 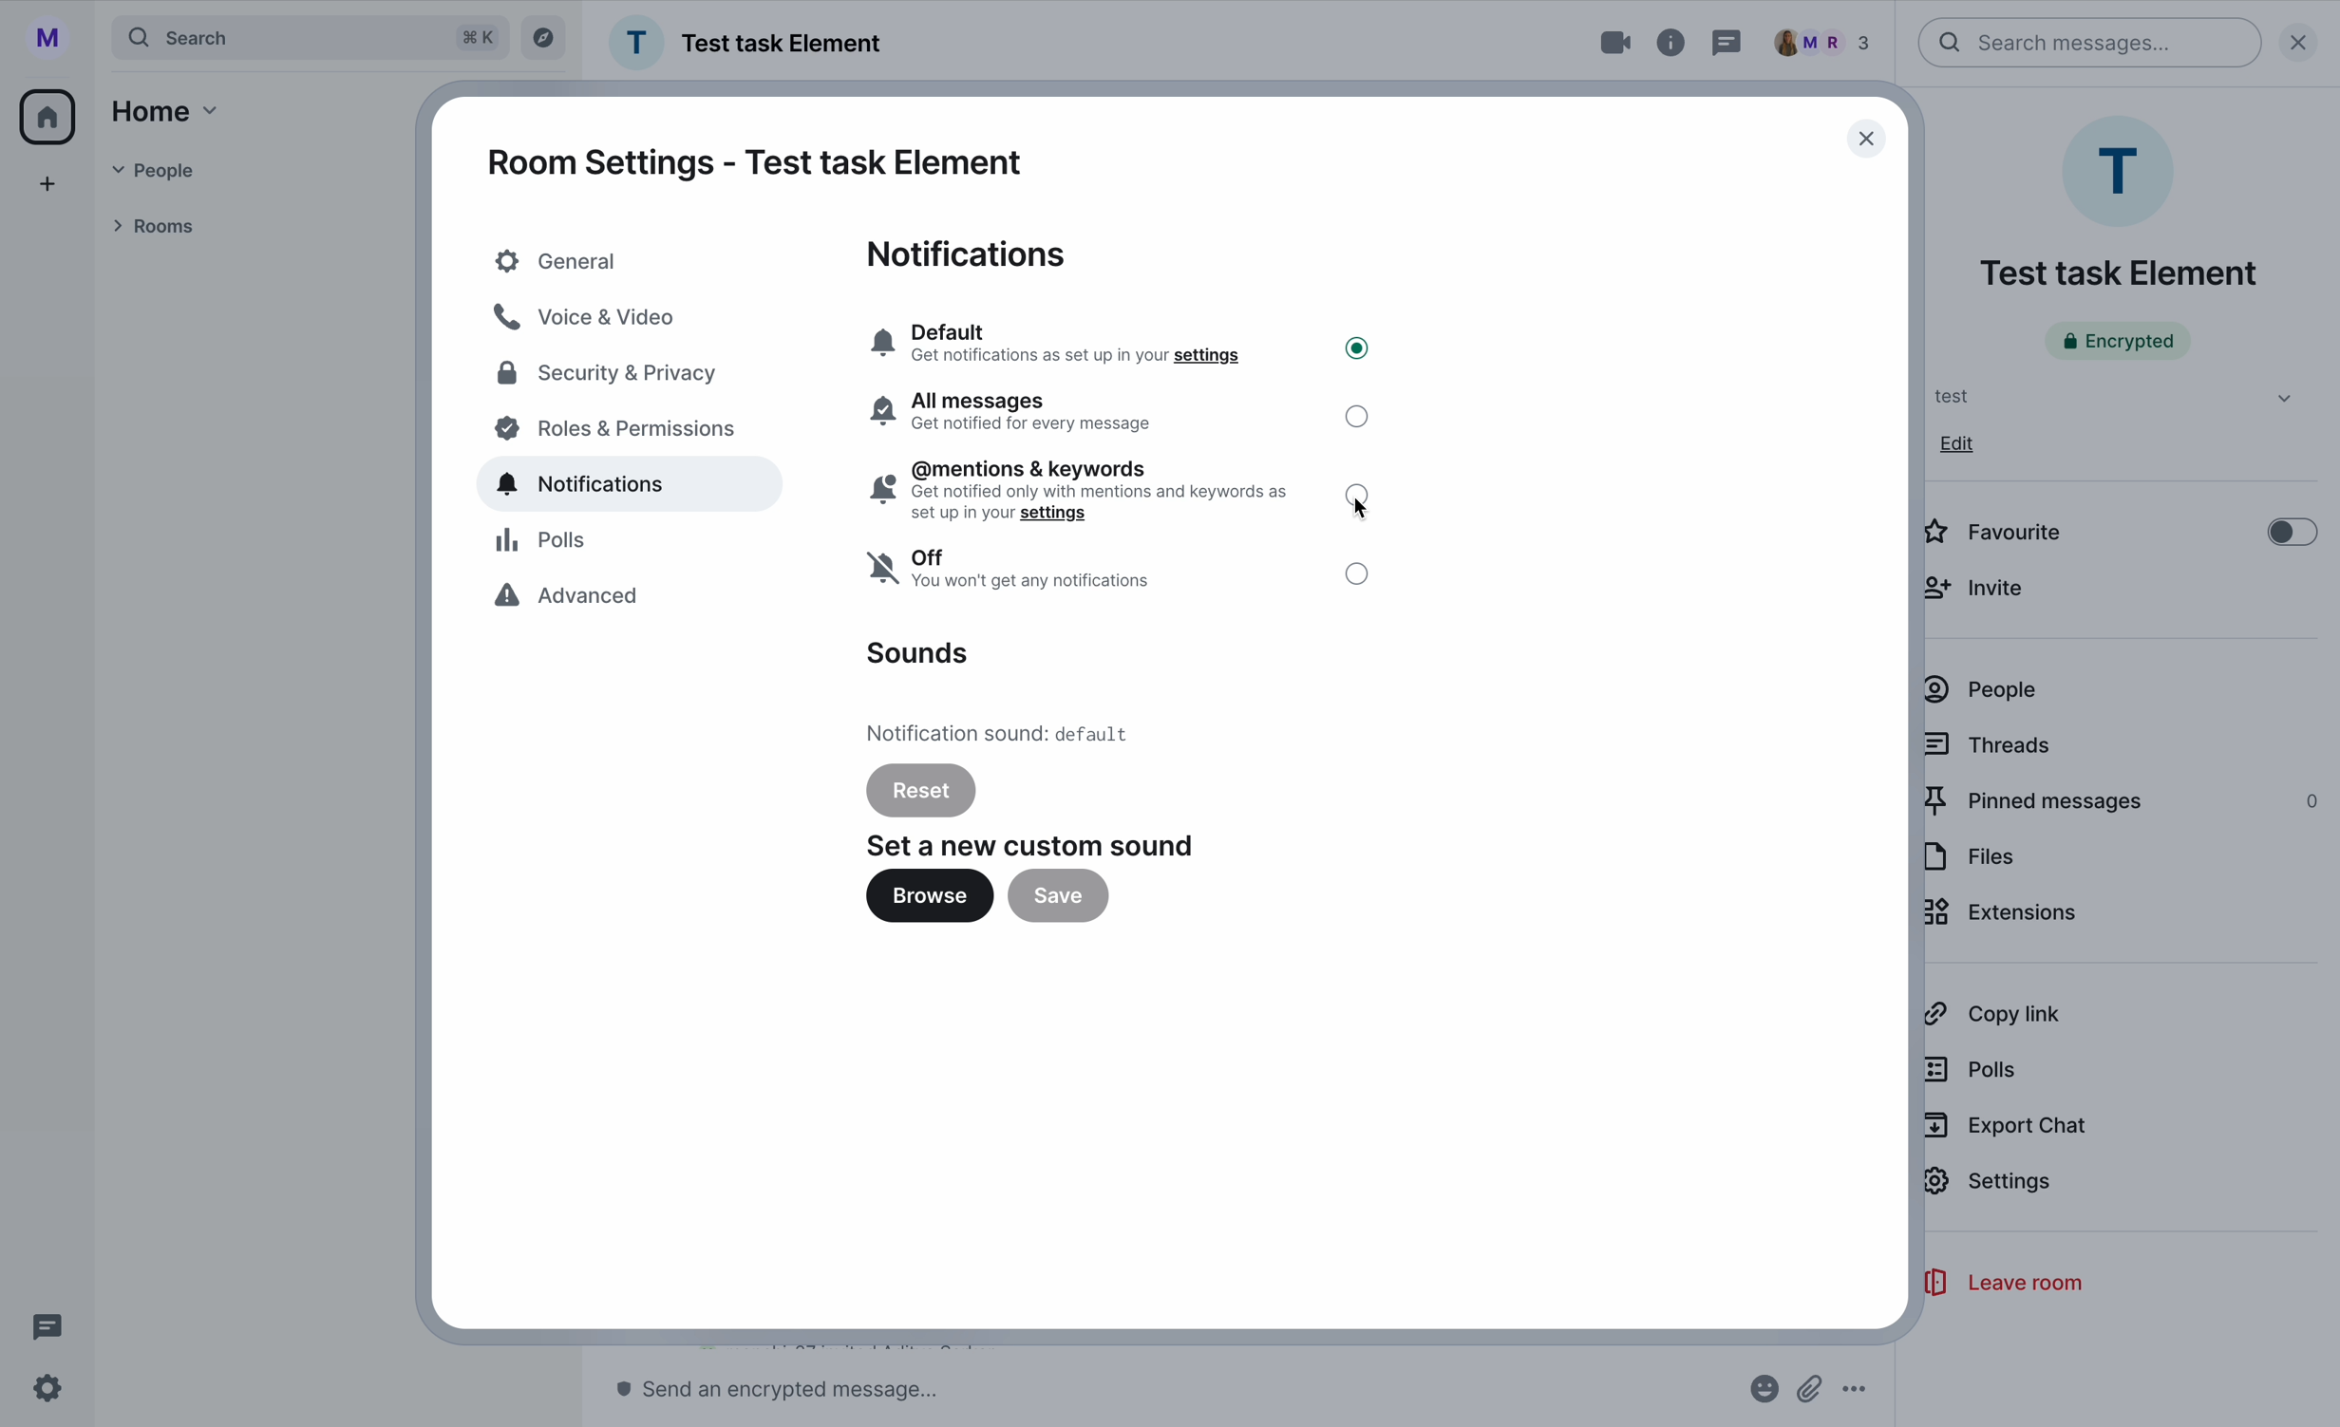 What do you see at coordinates (972, 253) in the screenshot?
I see `notifications` at bounding box center [972, 253].